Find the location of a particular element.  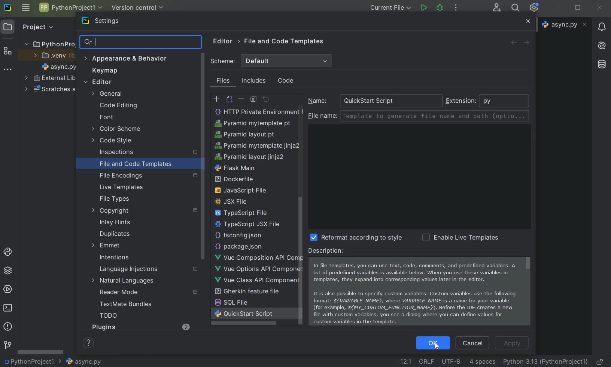

apply is located at coordinates (512, 343).